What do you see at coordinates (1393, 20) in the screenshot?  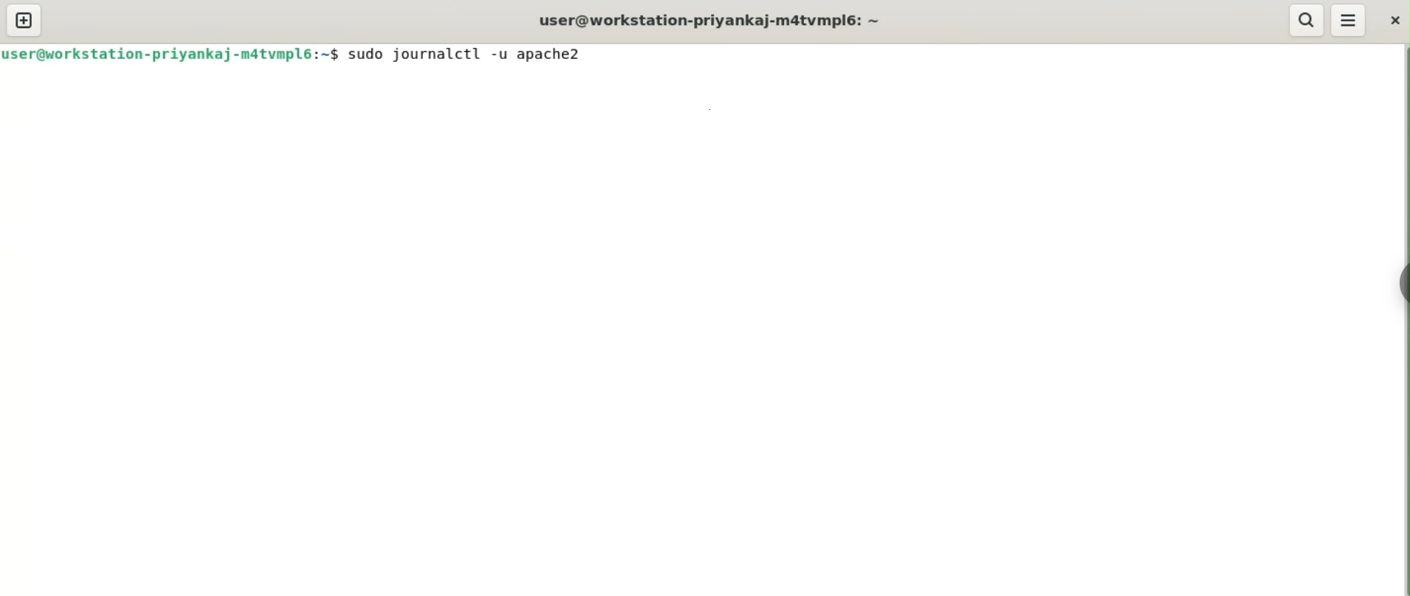 I see `close` at bounding box center [1393, 20].